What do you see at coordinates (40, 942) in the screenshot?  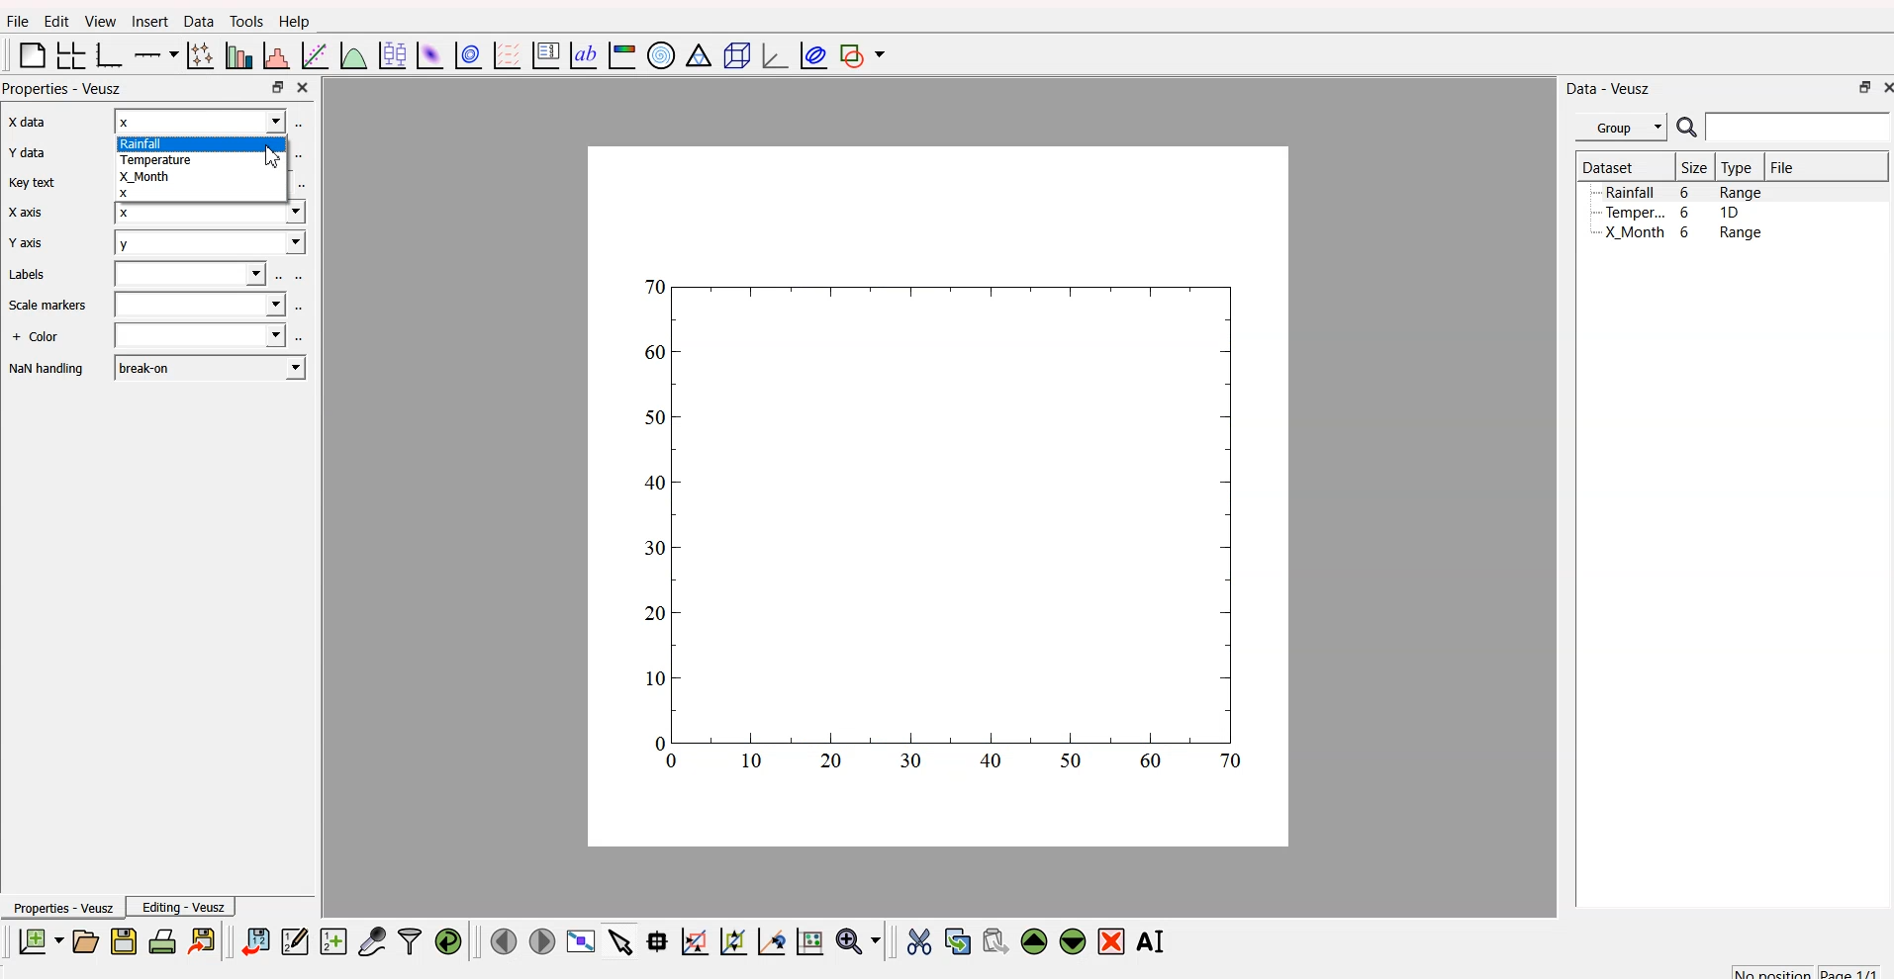 I see `new document` at bounding box center [40, 942].